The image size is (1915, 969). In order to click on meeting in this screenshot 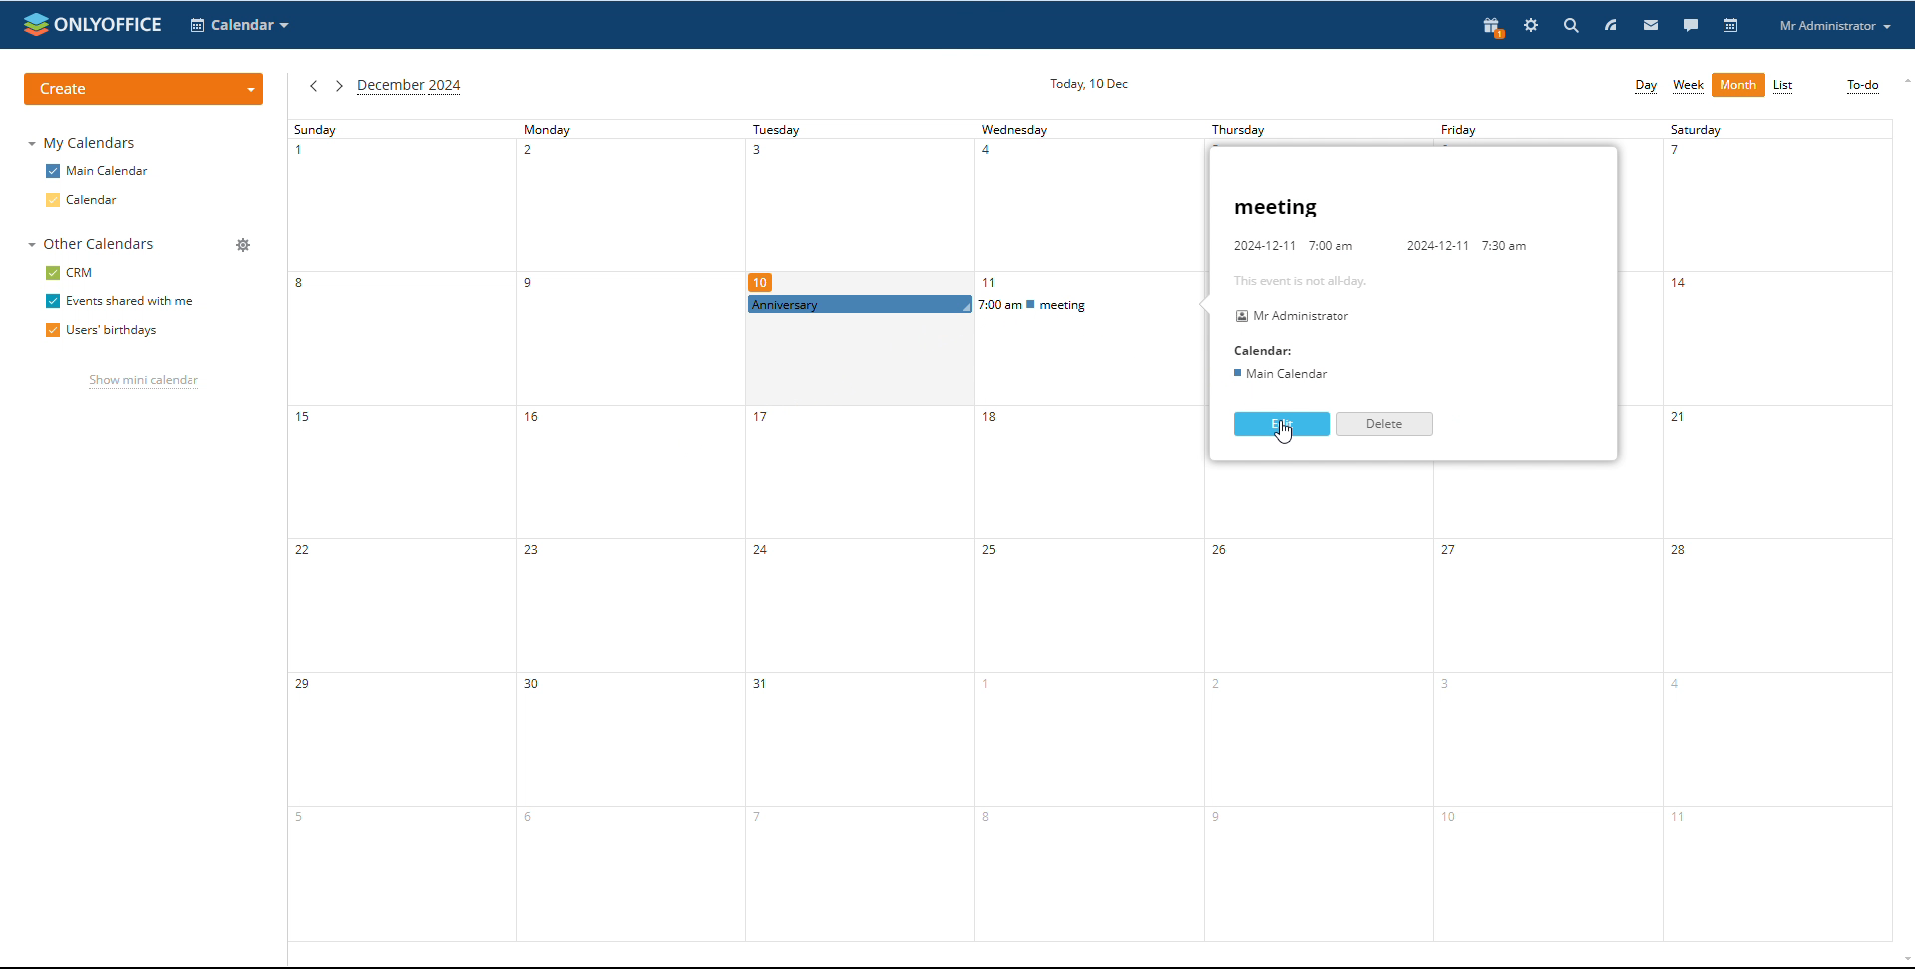, I will do `click(1277, 209)`.